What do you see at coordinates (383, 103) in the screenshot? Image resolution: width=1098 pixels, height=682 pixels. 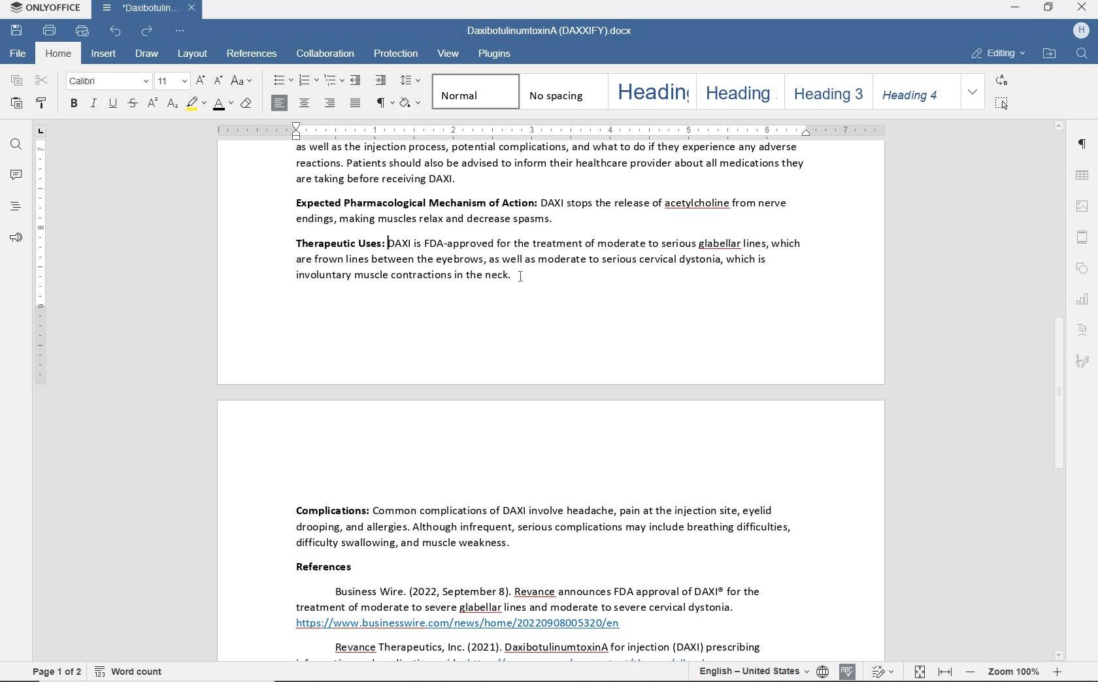 I see `nonprinting characters` at bounding box center [383, 103].